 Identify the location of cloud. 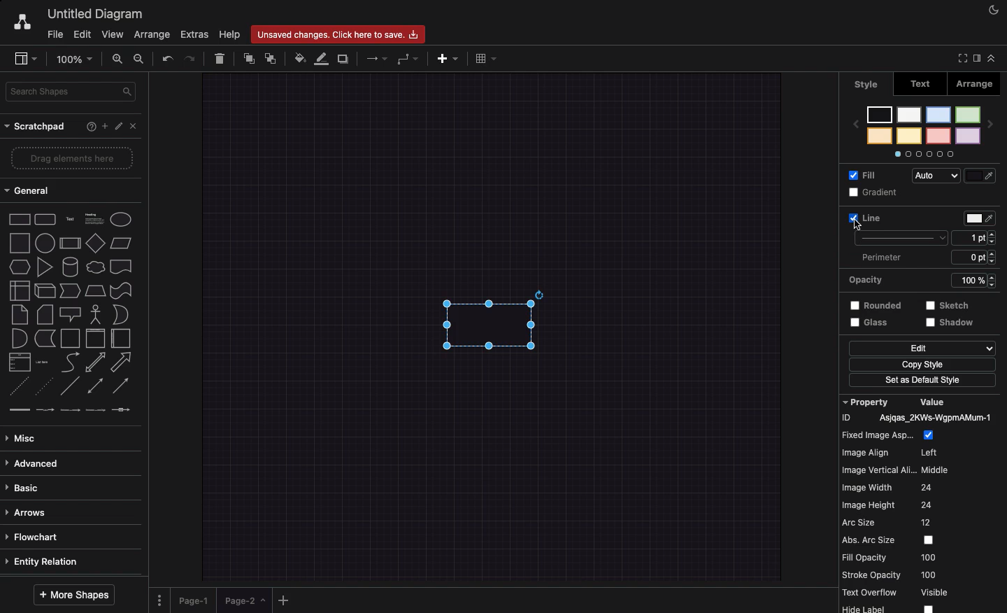
(94, 266).